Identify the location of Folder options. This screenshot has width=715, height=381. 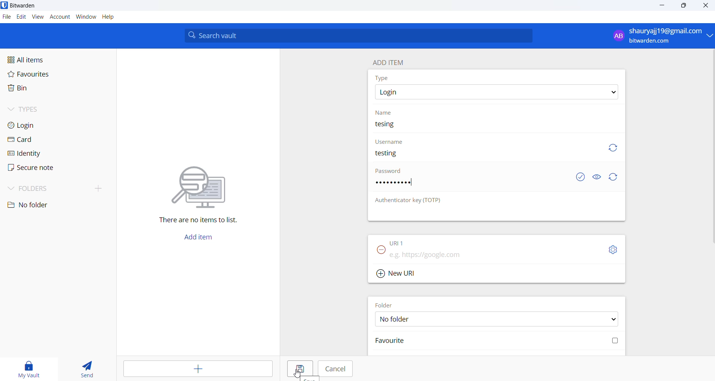
(497, 319).